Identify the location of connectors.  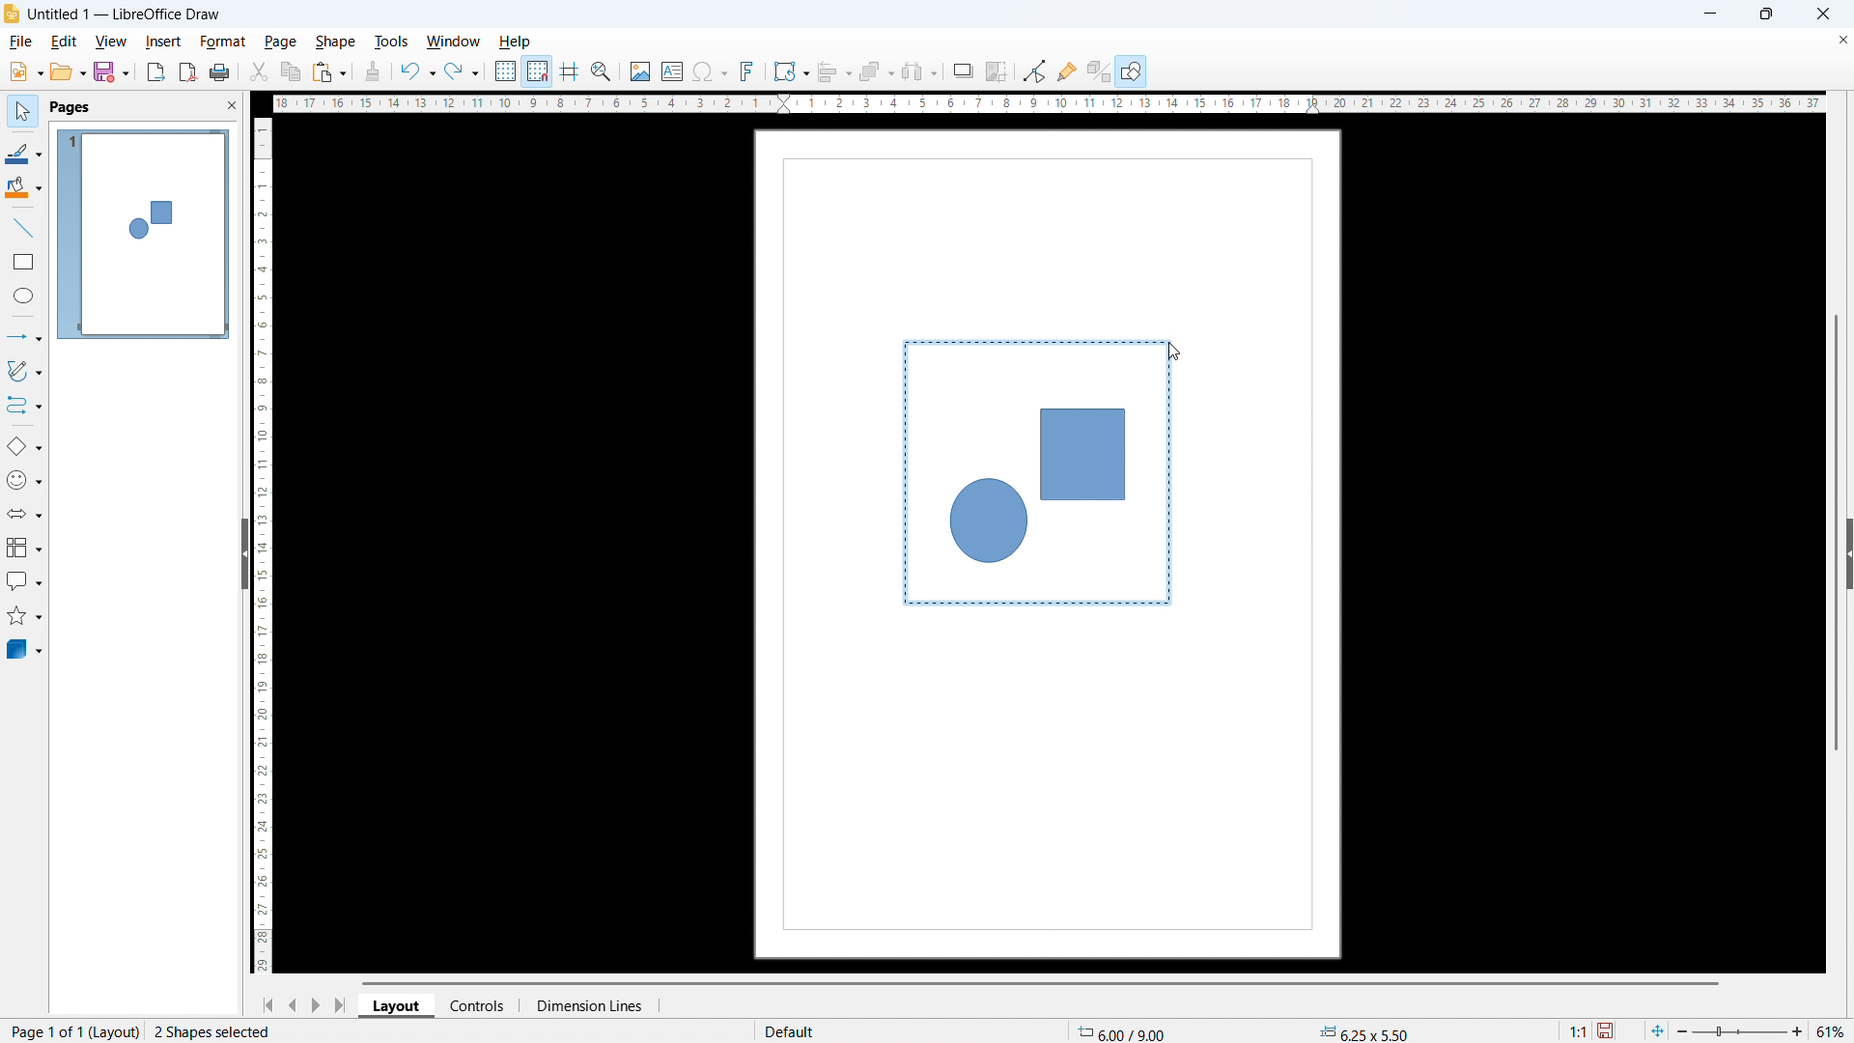
(25, 407).